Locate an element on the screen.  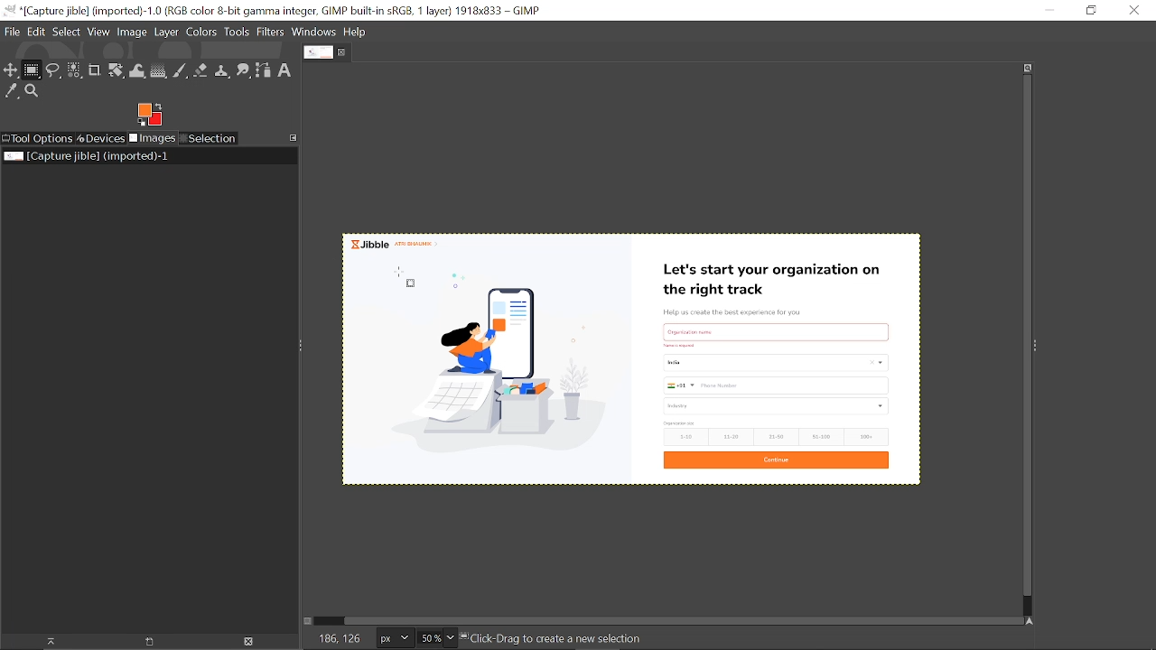
Create new display for this image is located at coordinates (146, 641).